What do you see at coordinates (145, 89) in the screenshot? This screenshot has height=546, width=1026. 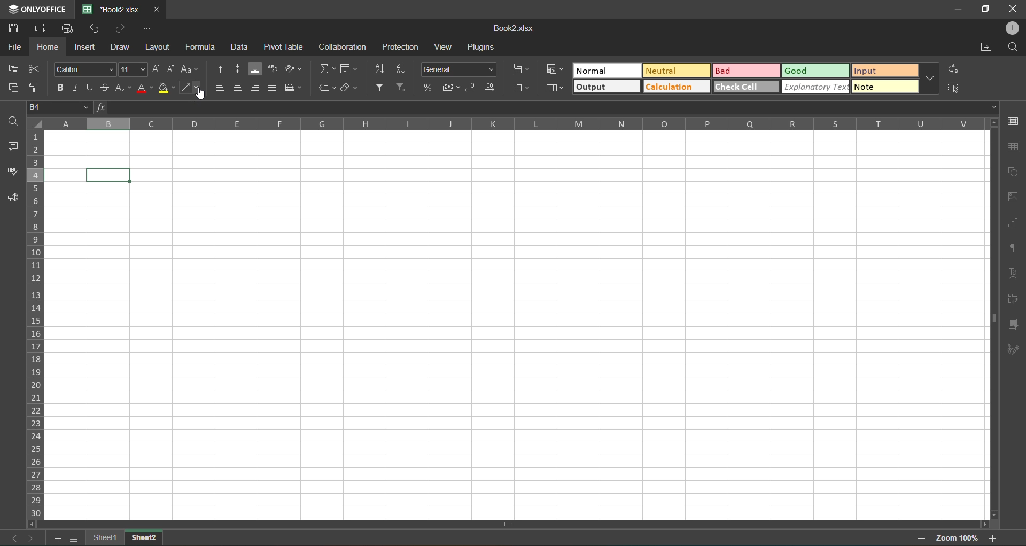 I see `font color` at bounding box center [145, 89].